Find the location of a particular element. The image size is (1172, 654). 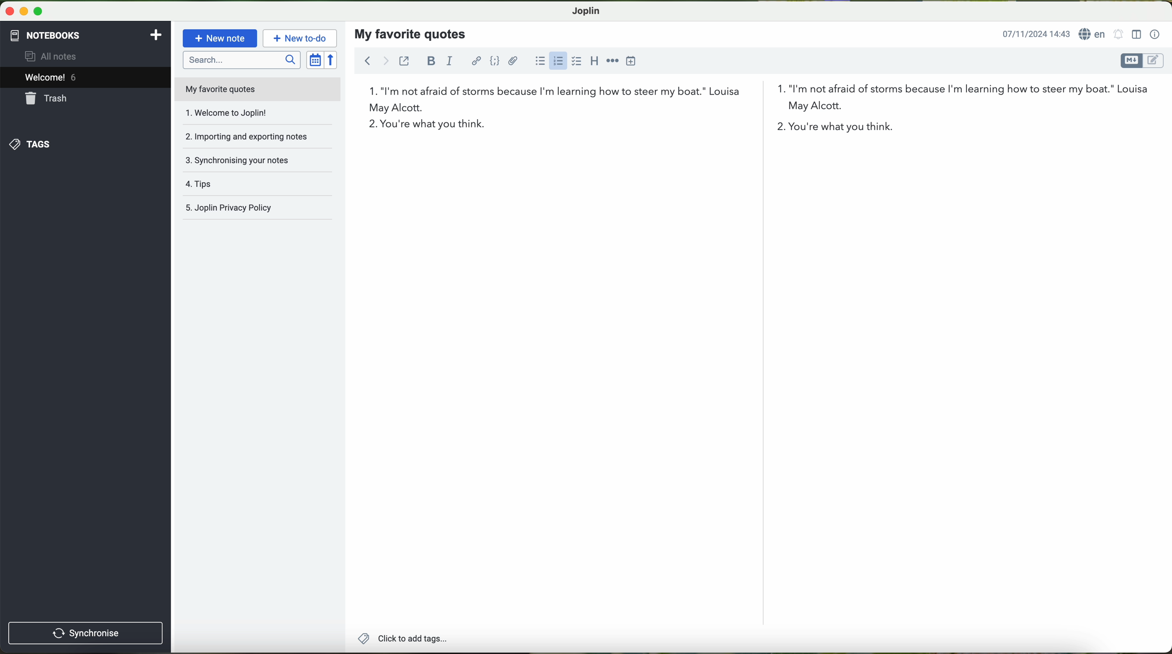

tags is located at coordinates (256, 184).